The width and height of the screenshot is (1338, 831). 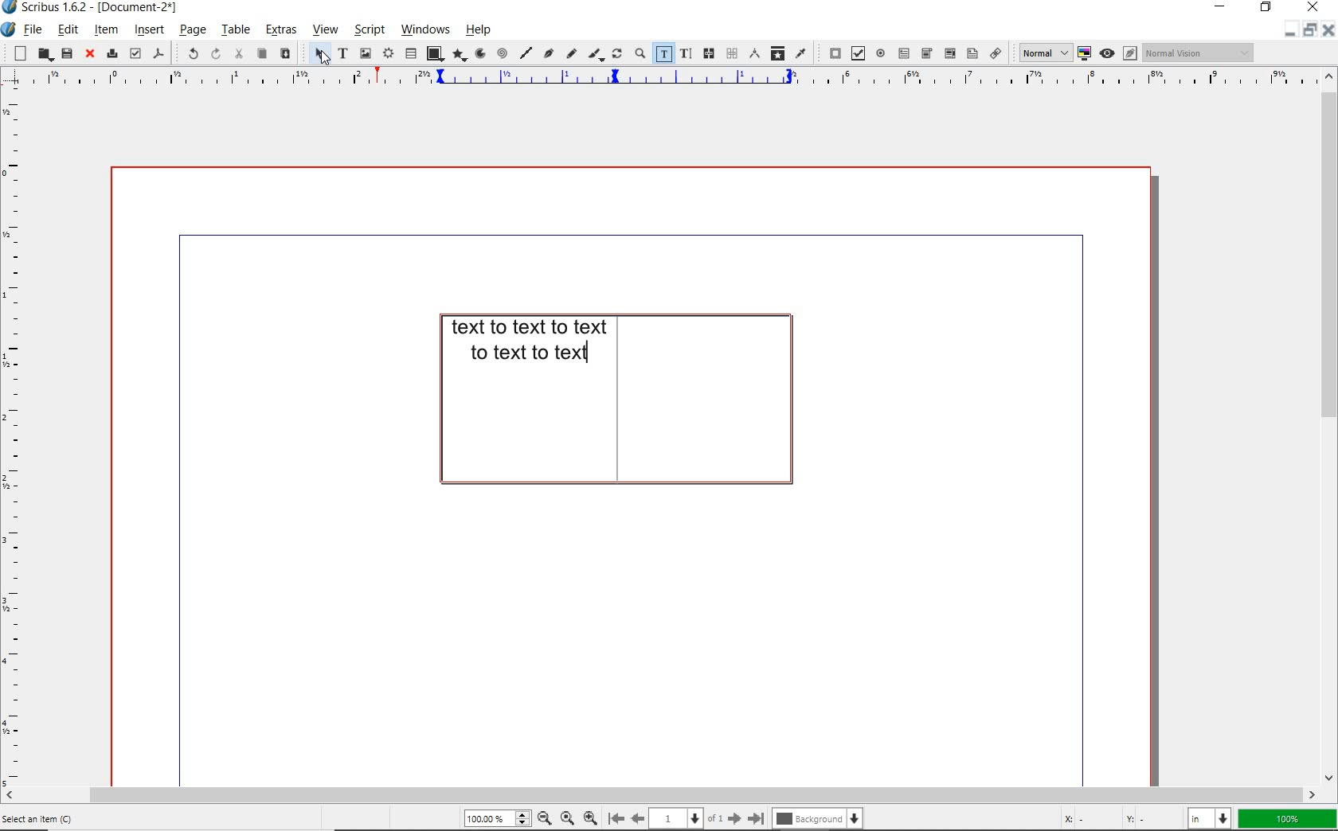 I want to click on pdf combo box, so click(x=948, y=53).